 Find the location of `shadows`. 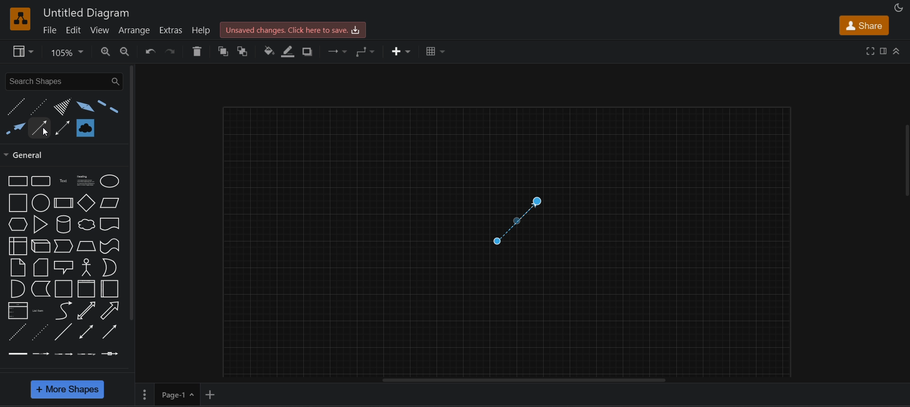

shadows is located at coordinates (310, 51).